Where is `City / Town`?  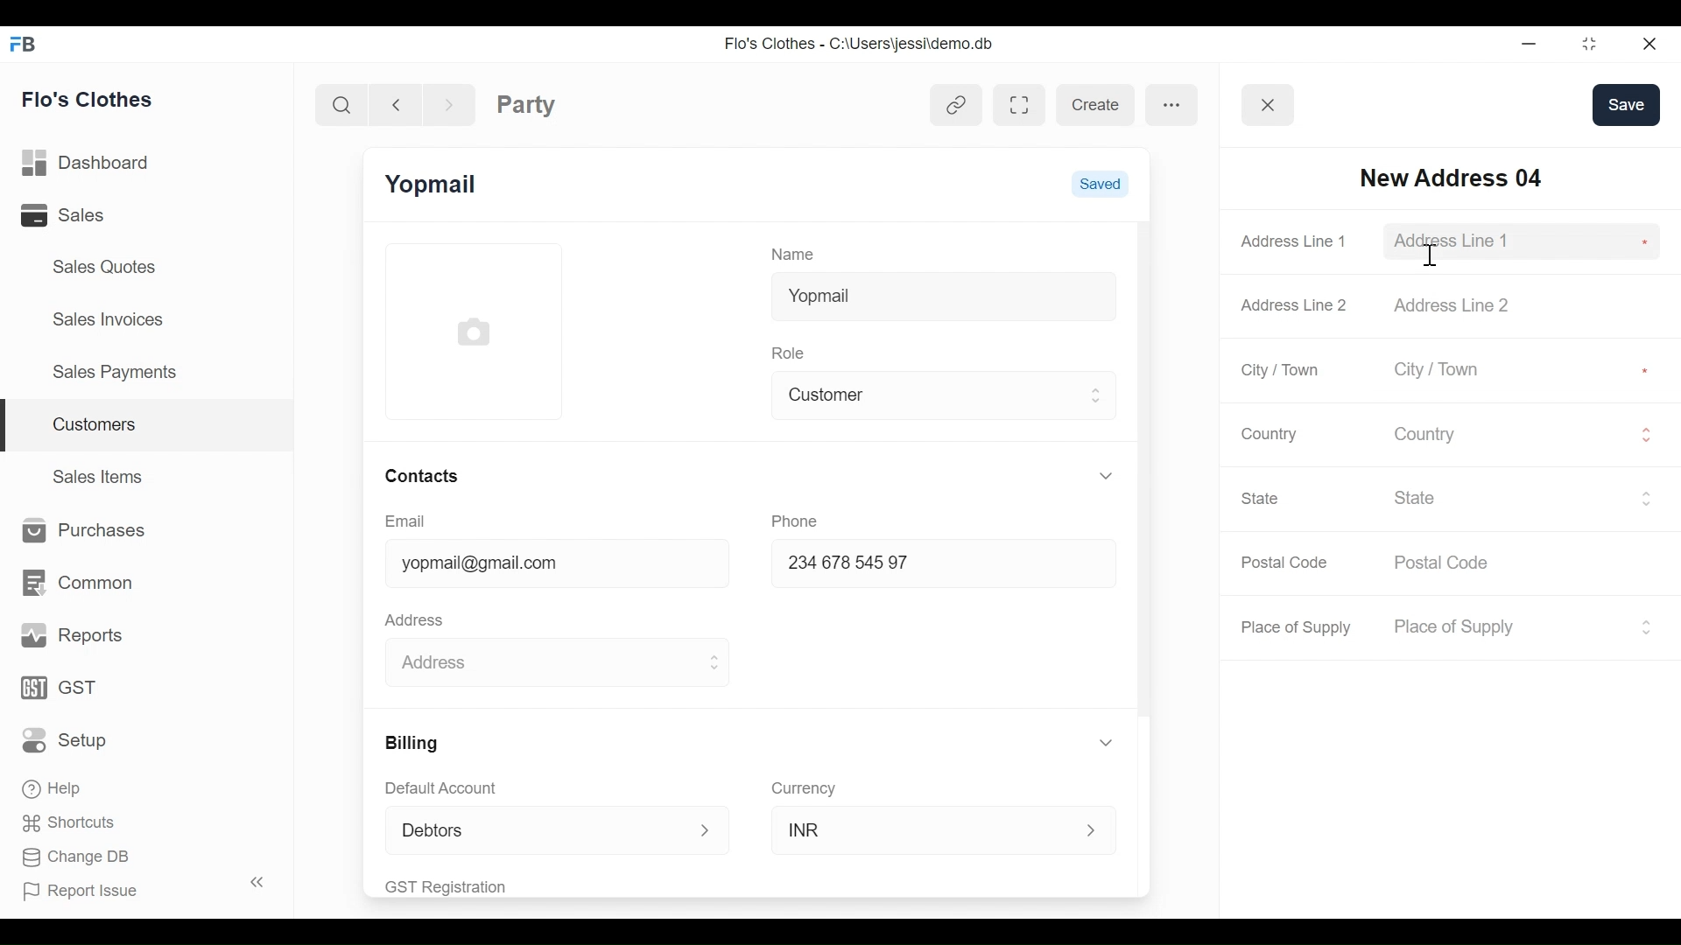
City / Town is located at coordinates (1460, 371).